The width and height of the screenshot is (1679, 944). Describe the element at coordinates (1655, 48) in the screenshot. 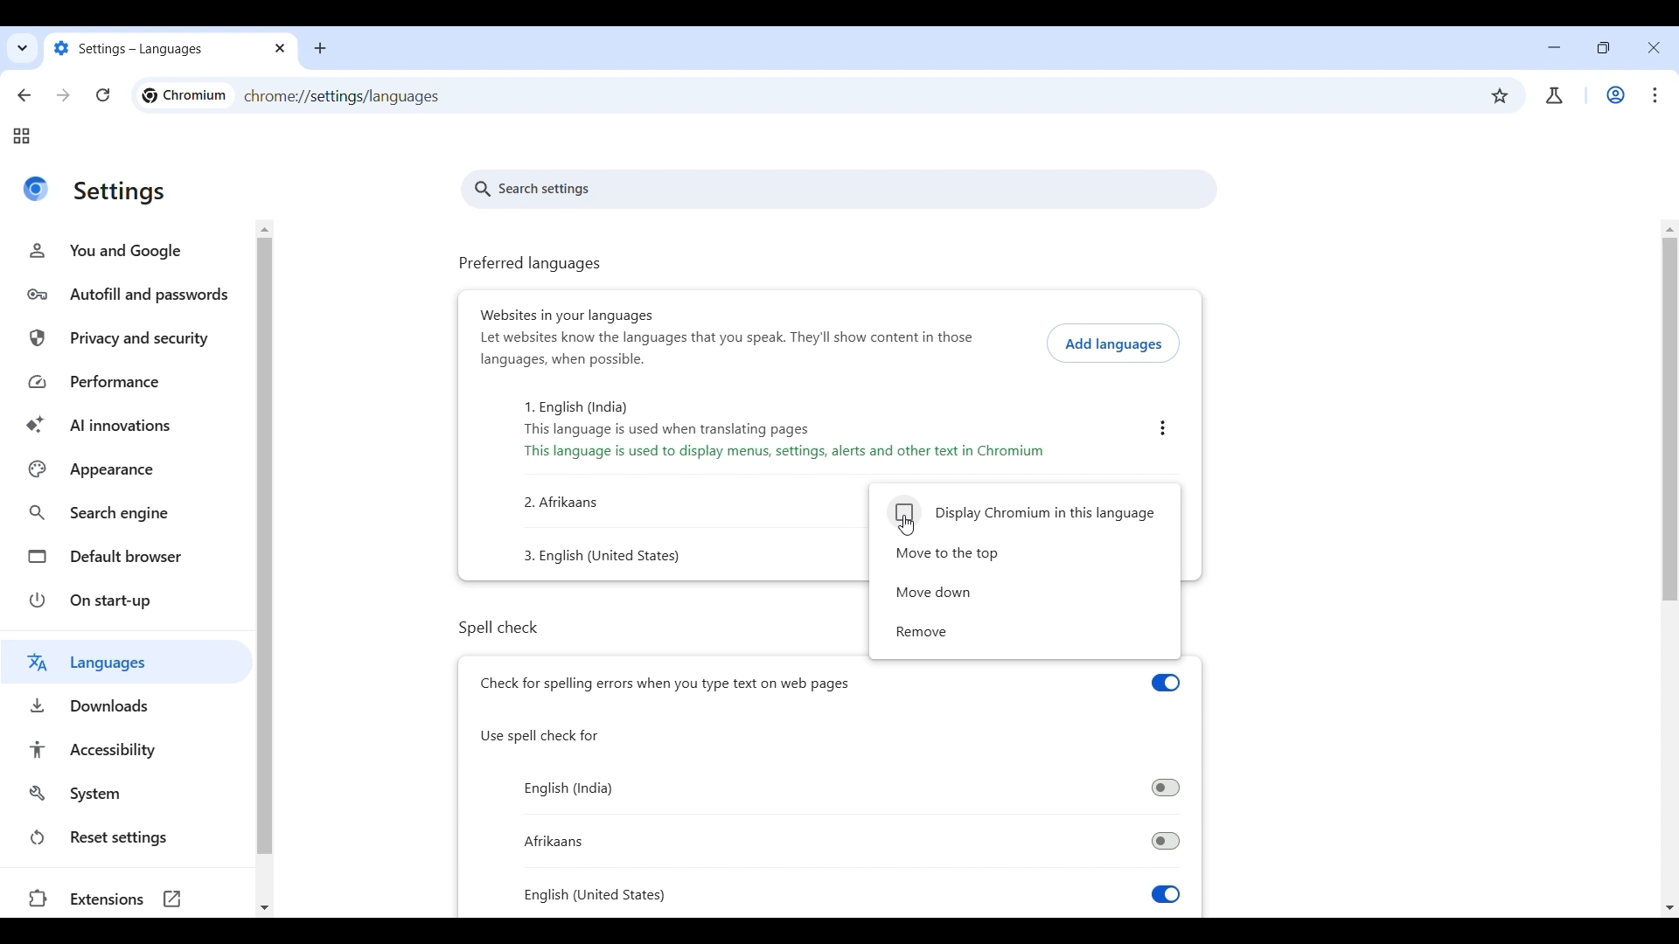

I see `Close interface` at that location.